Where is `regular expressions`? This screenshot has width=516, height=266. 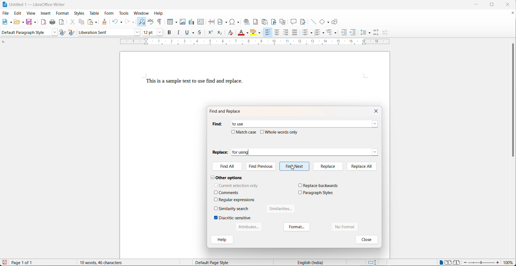 regular expressions is located at coordinates (237, 200).